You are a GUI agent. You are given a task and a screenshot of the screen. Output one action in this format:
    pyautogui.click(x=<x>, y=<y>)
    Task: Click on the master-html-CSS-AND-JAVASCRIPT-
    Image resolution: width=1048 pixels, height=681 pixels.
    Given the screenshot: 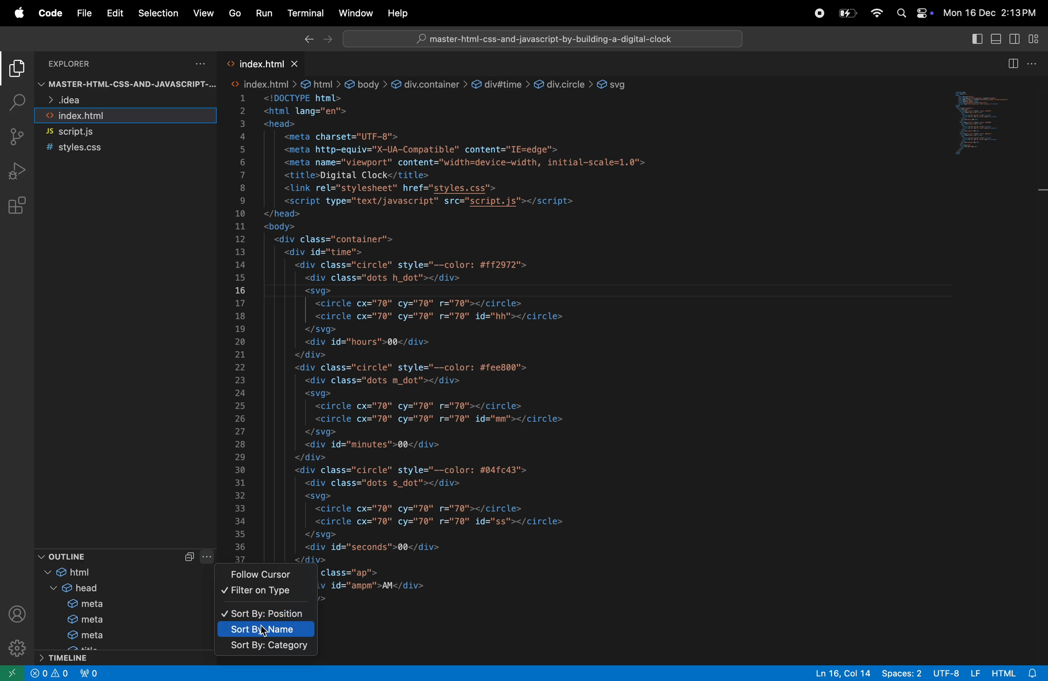 What is the action you would take?
    pyautogui.click(x=128, y=85)
    